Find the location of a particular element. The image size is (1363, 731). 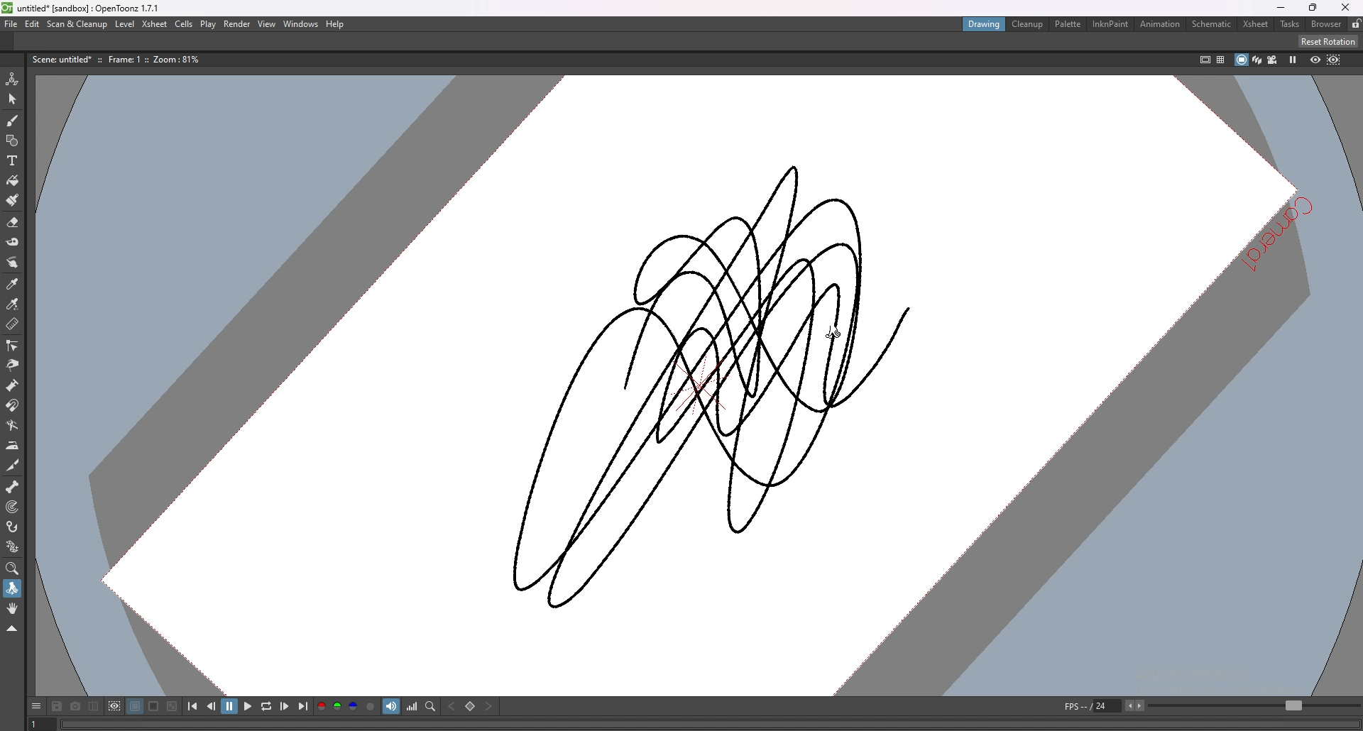

view is located at coordinates (267, 23).